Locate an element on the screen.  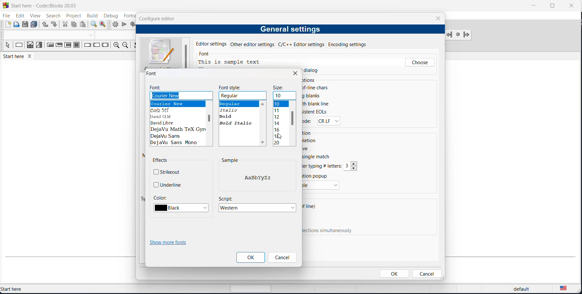
g blanks is located at coordinates (313, 96).